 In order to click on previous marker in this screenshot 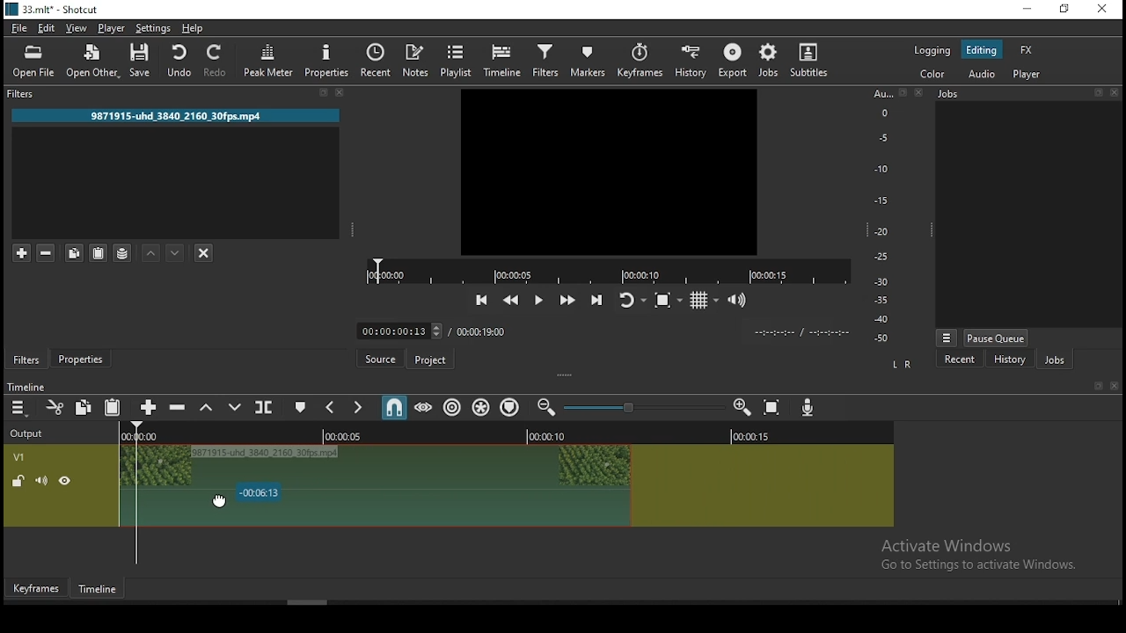, I will do `click(333, 405)`.